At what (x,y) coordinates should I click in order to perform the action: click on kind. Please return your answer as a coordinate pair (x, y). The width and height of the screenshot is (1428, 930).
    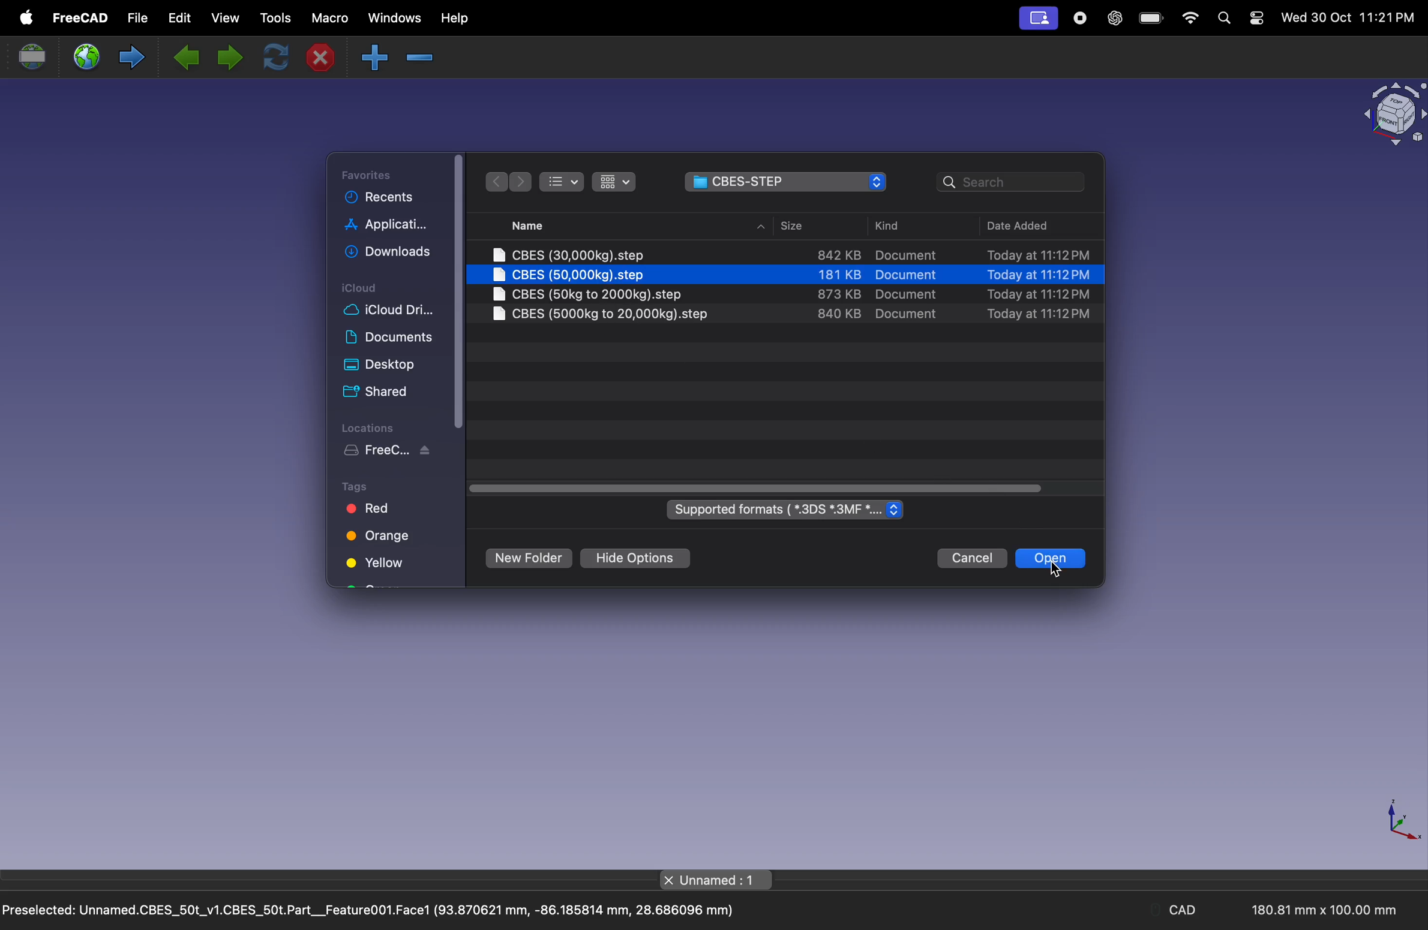
    Looking at the image, I should click on (893, 228).